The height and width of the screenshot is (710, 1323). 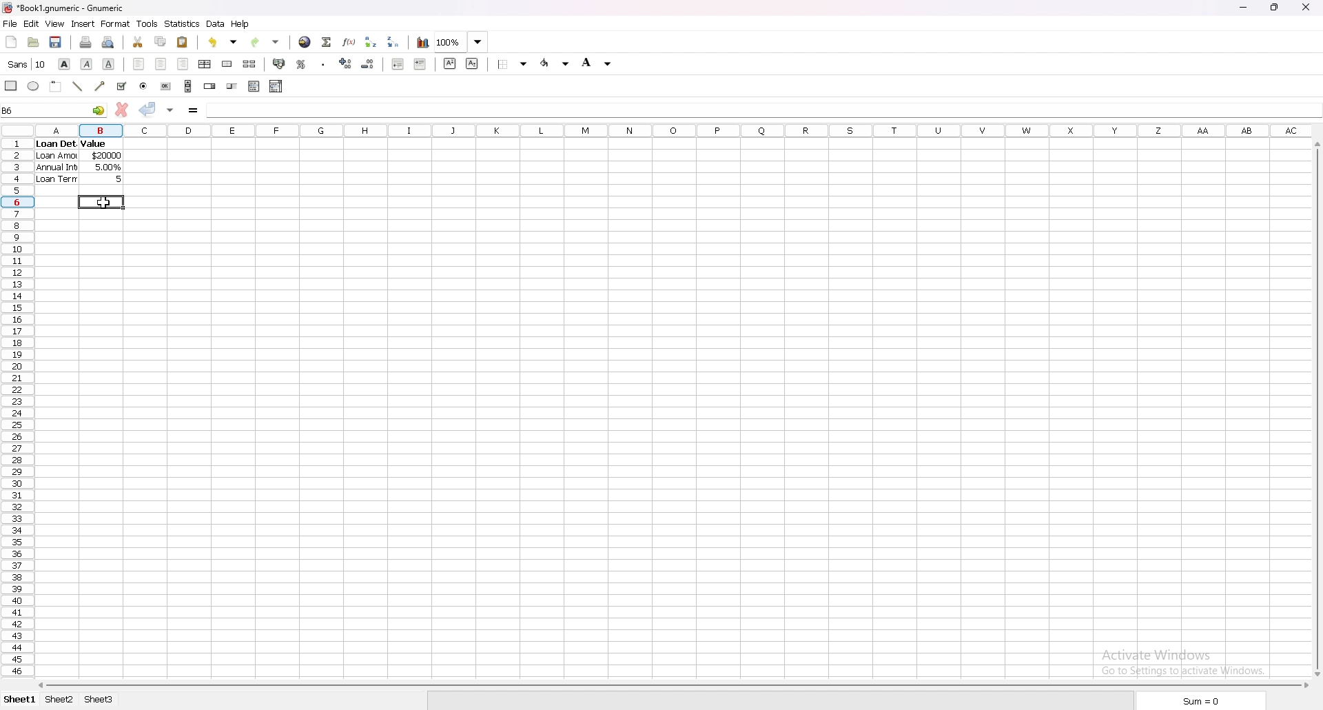 I want to click on cell input, so click(x=762, y=110).